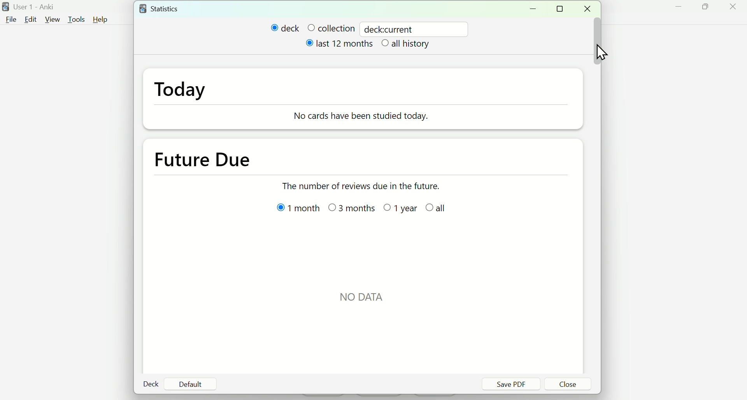 This screenshot has height=400, width=747. What do you see at coordinates (598, 42) in the screenshot?
I see `Vertical scrollbar` at bounding box center [598, 42].